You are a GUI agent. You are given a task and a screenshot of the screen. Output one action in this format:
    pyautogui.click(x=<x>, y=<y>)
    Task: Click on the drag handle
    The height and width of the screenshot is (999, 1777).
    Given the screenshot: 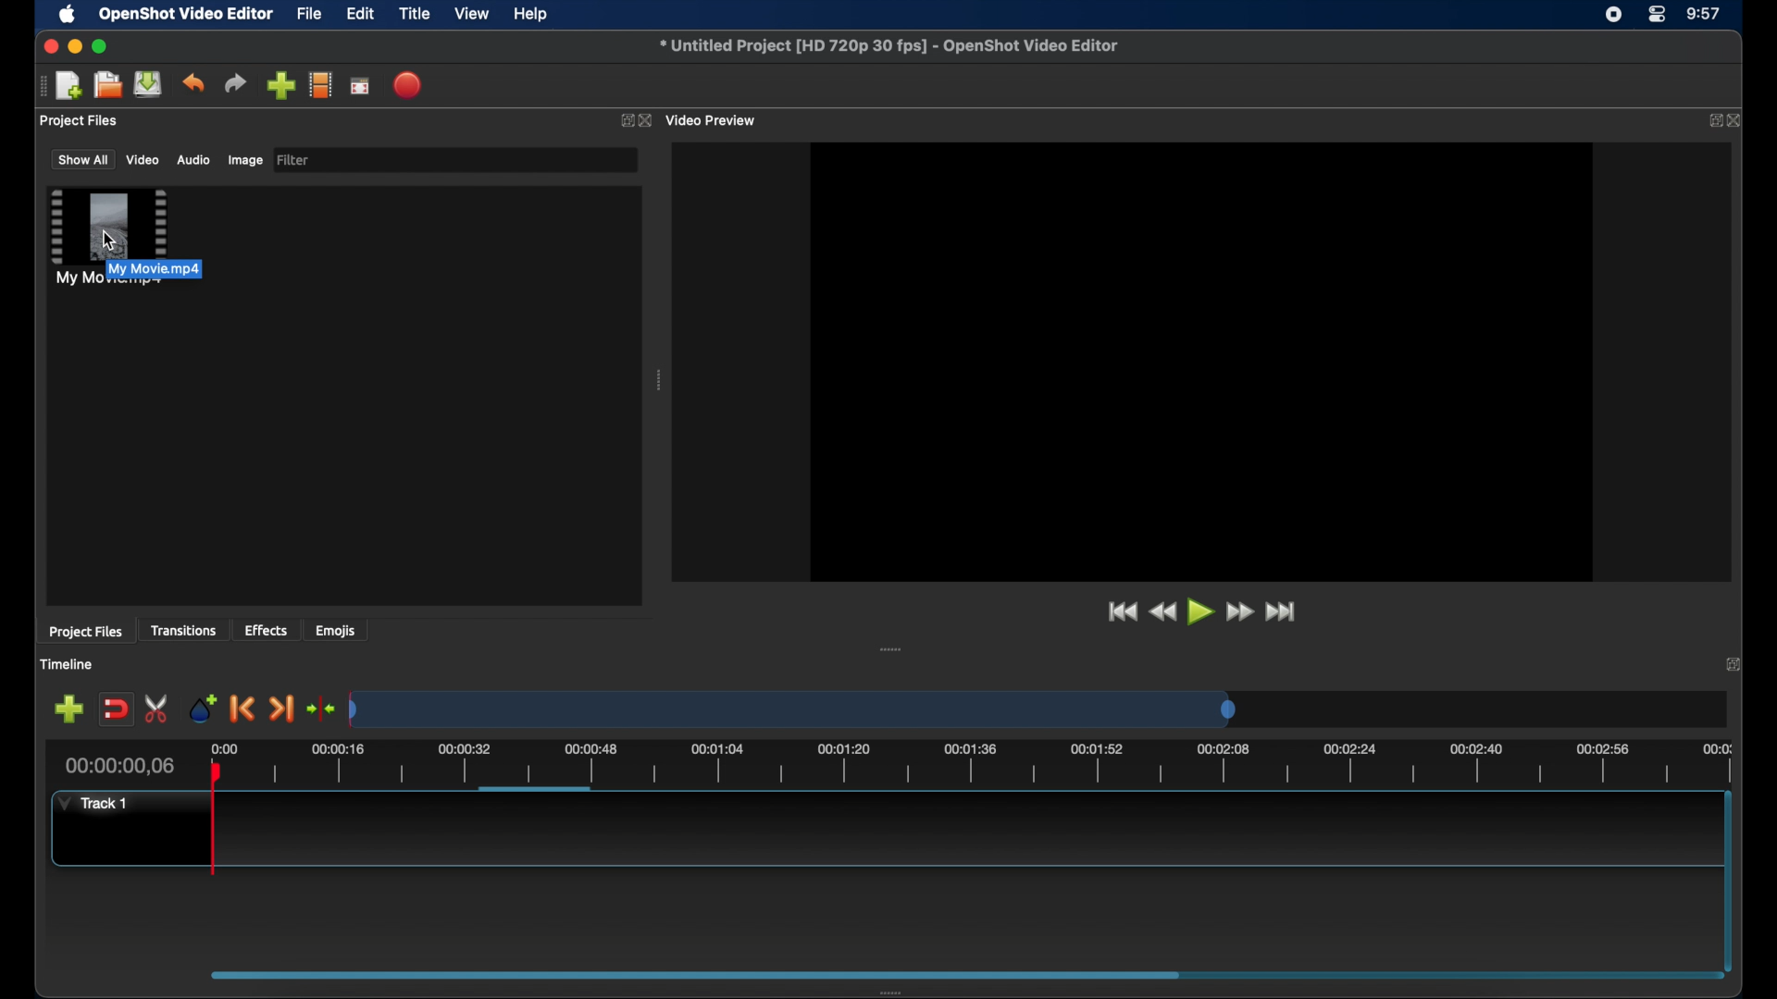 What is the action you would take?
    pyautogui.click(x=891, y=649)
    